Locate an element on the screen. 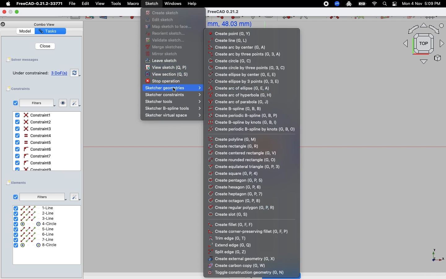 The height and width of the screenshot is (279, 446). Create elipse by center (G, E, E) is located at coordinates (246, 74).